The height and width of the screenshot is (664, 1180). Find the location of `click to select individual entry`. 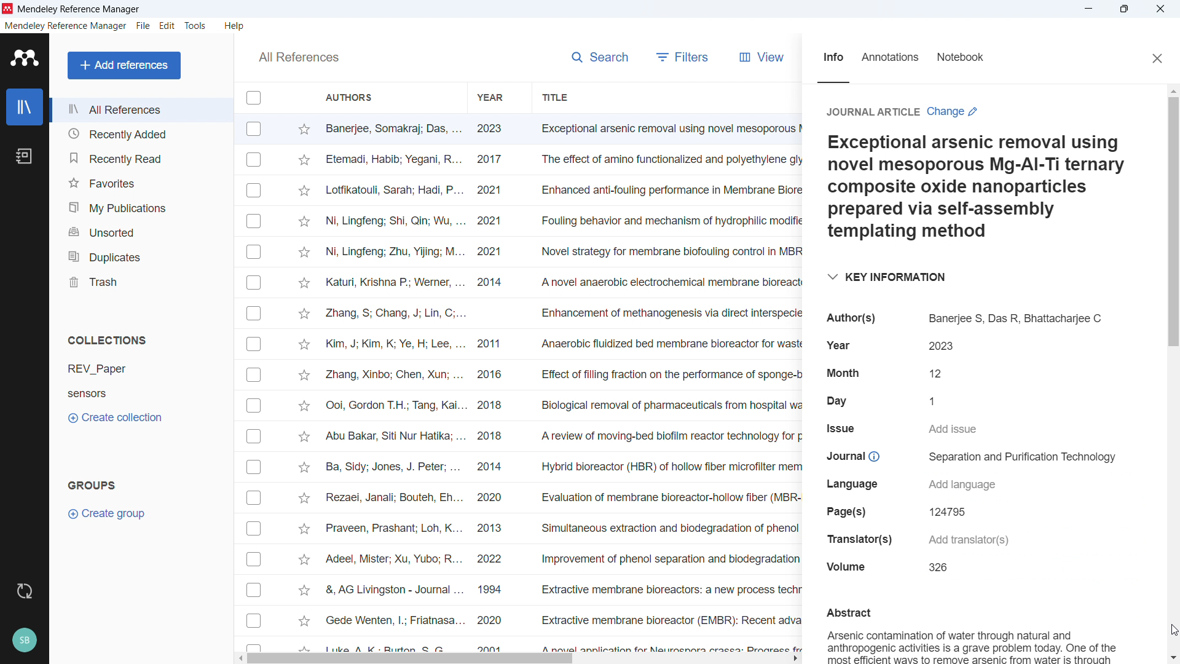

click to select individual entry is located at coordinates (253, 531).